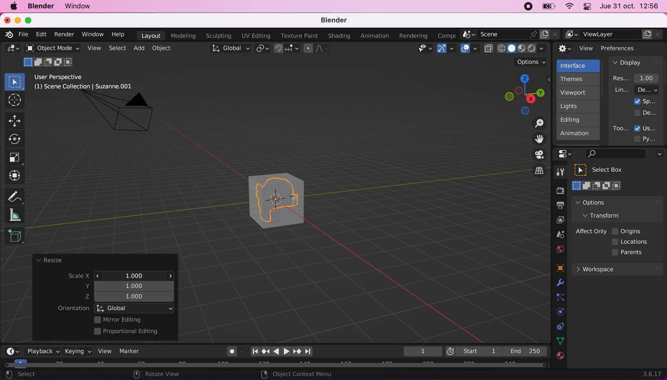 This screenshot has width=667, height=380. I want to click on object, so click(163, 48).